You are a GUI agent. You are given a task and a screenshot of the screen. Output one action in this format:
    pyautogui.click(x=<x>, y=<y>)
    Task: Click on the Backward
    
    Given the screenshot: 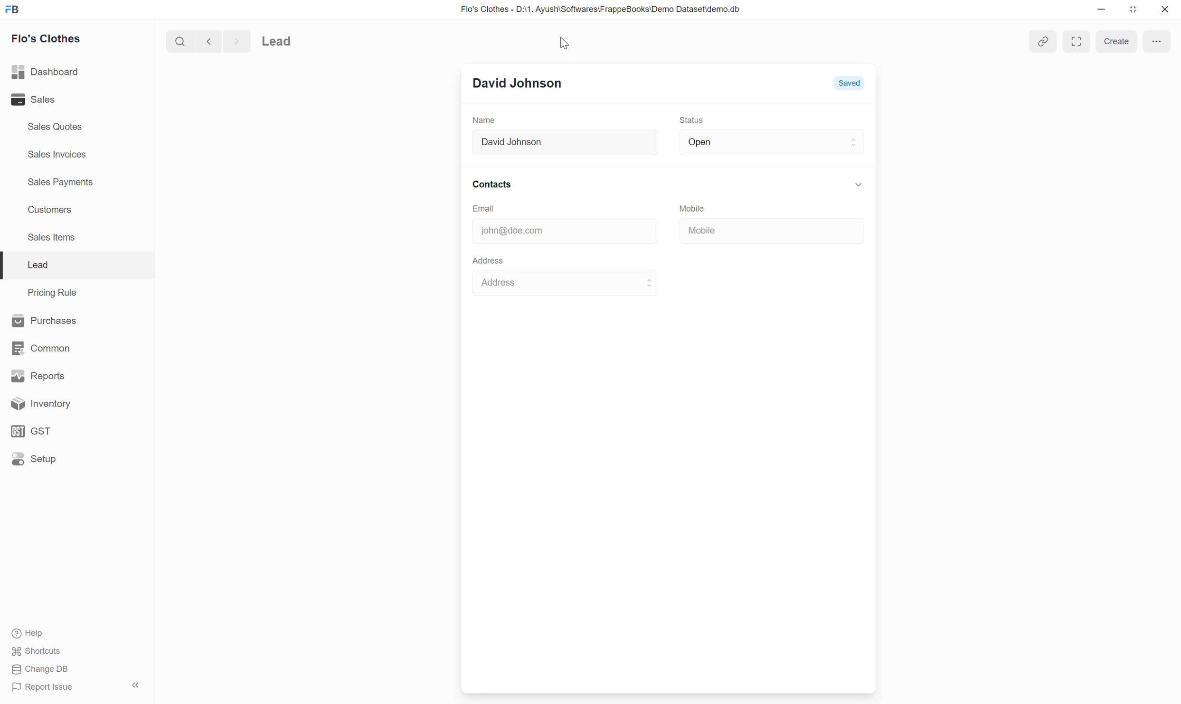 What is the action you would take?
    pyautogui.click(x=206, y=40)
    